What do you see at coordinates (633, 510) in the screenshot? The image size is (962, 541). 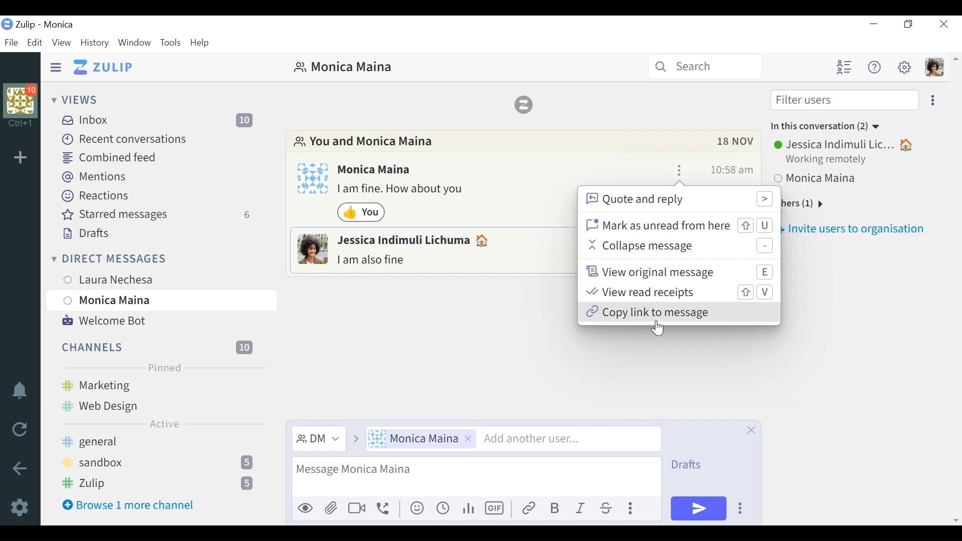 I see `Ellipsis` at bounding box center [633, 510].